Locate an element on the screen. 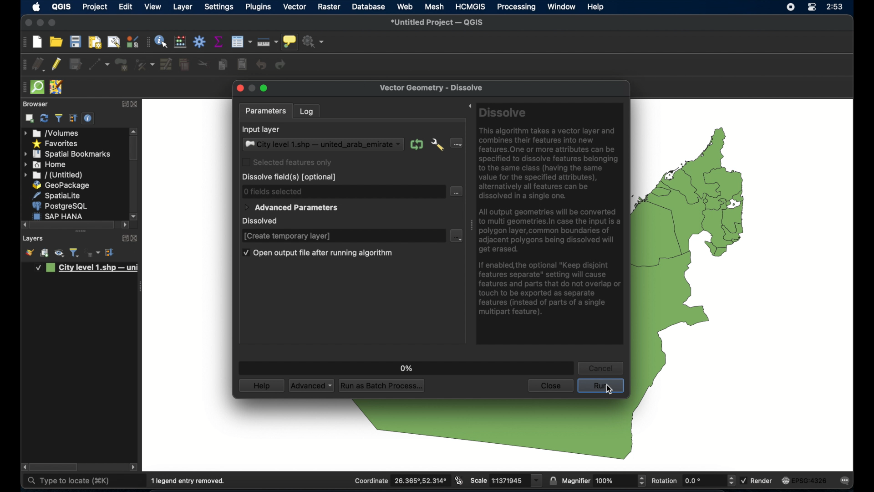 Image resolution: width=874 pixels, height=492 pixels. control center is located at coordinates (811, 7).